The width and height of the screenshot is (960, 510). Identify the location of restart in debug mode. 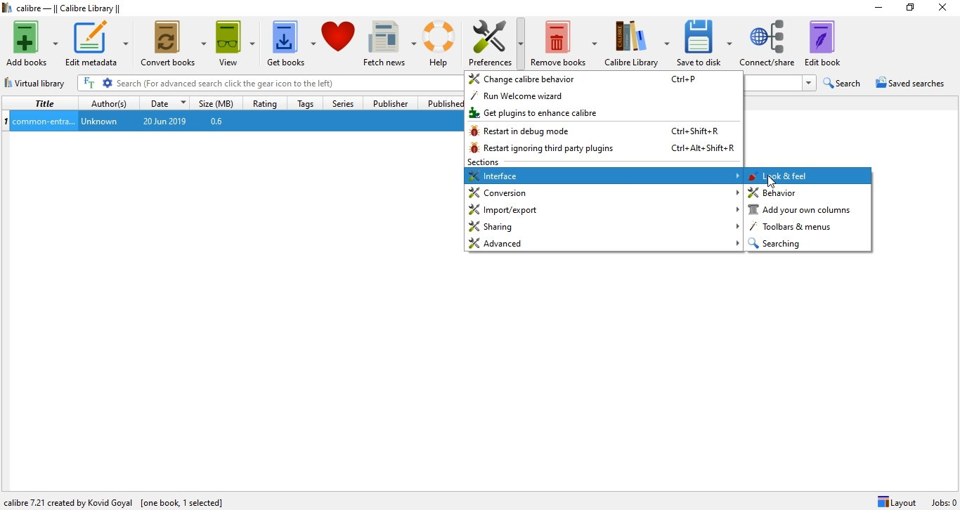
(604, 132).